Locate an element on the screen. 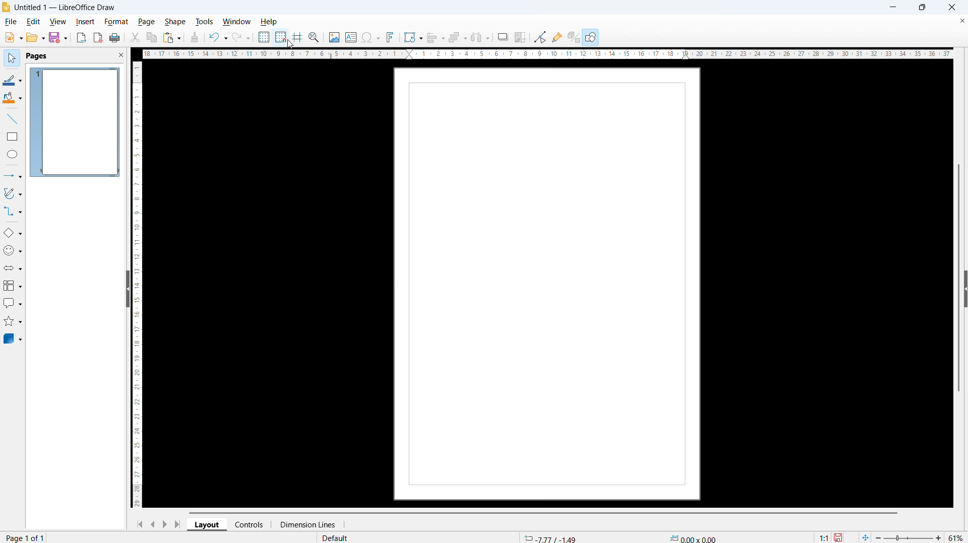  Window  is located at coordinates (237, 22).